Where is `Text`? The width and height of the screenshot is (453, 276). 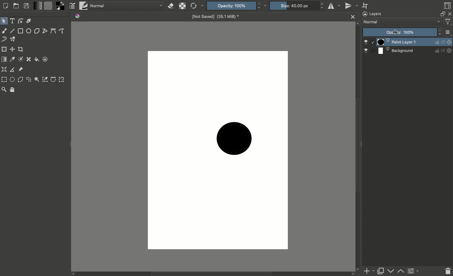
Text is located at coordinates (13, 20).